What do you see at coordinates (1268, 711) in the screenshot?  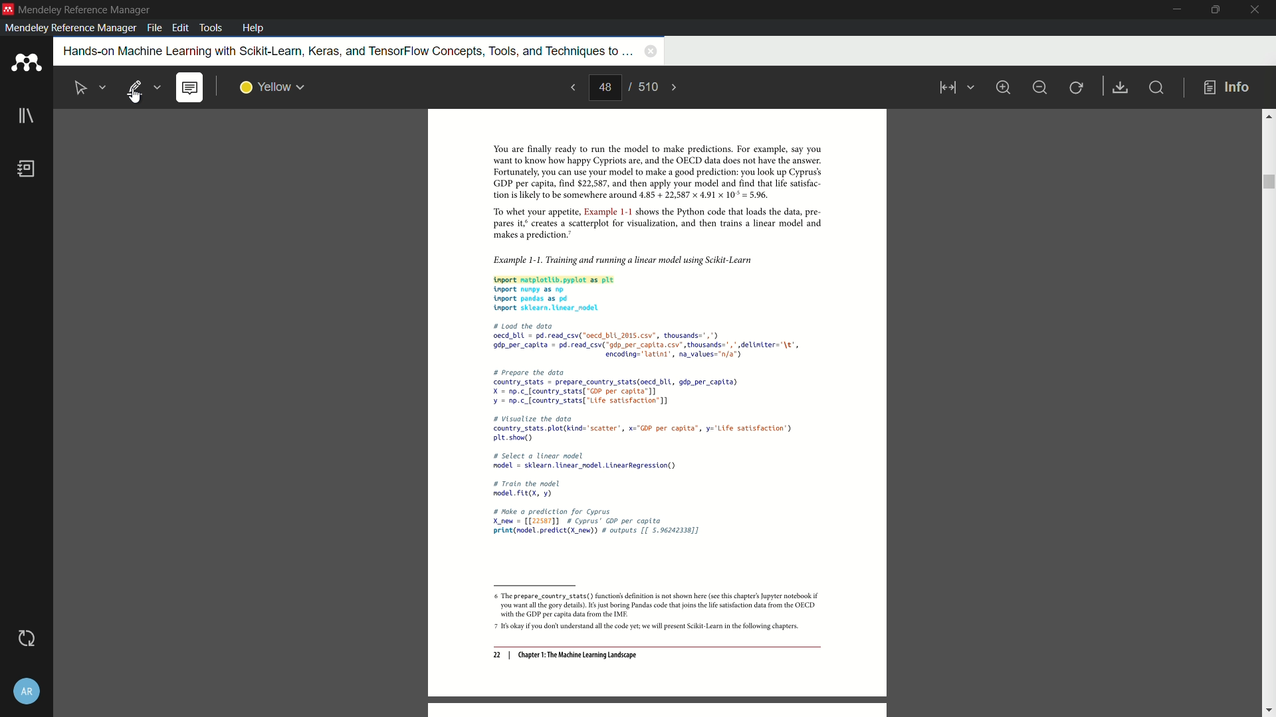 I see `scroll down` at bounding box center [1268, 711].